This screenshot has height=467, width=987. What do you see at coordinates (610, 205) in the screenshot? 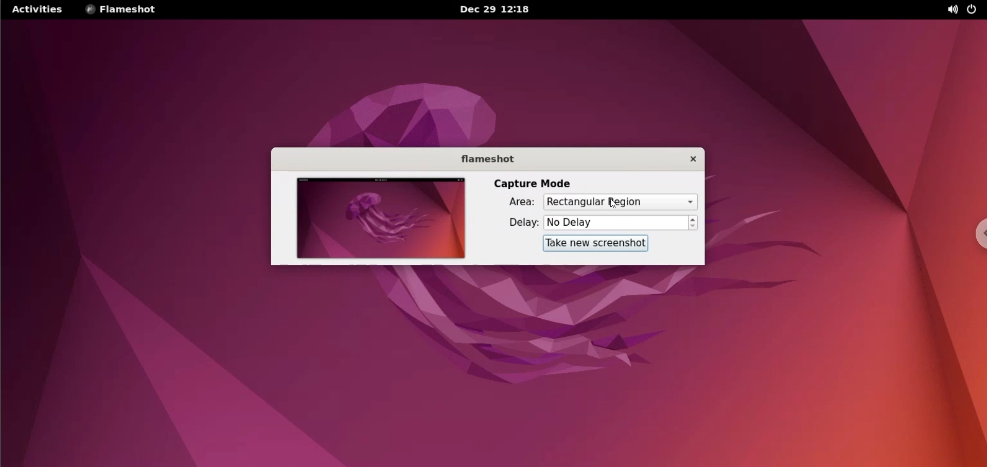
I see `cursor` at bounding box center [610, 205].